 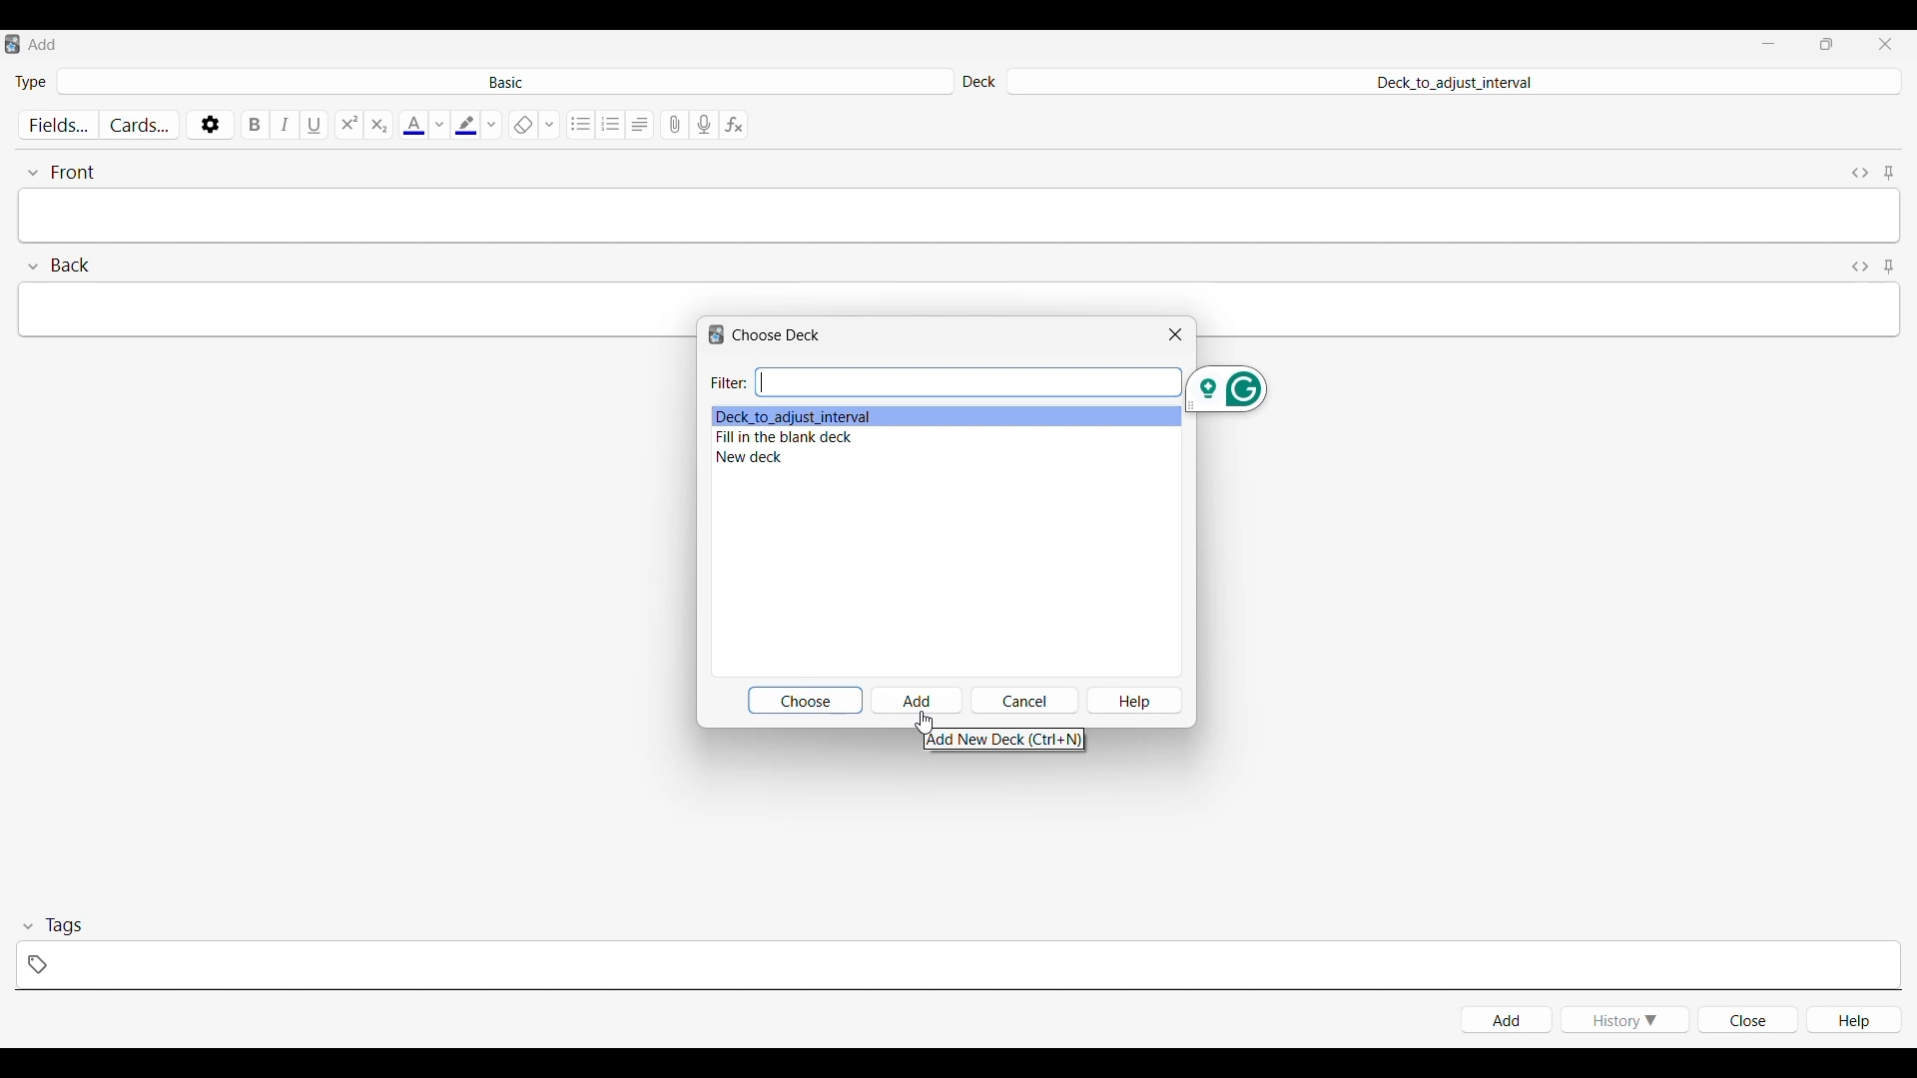 I want to click on Type in text, so click(x=957, y=297).